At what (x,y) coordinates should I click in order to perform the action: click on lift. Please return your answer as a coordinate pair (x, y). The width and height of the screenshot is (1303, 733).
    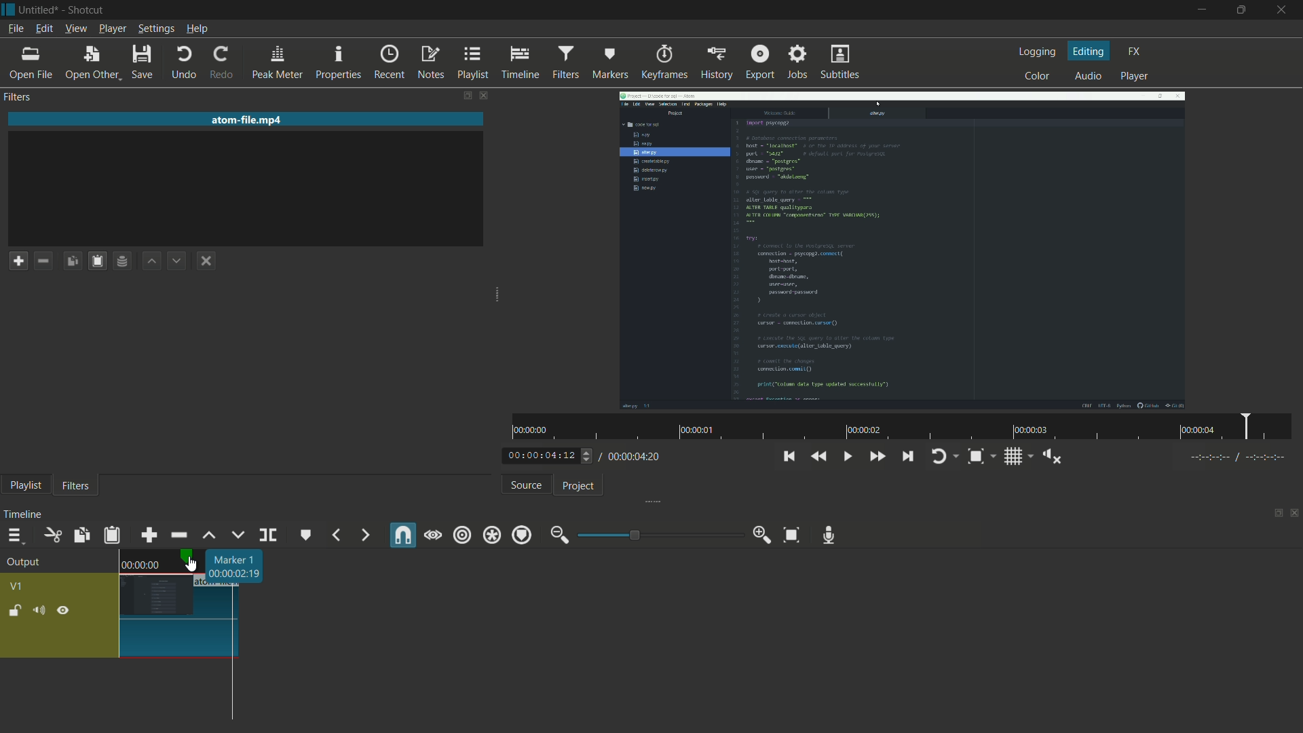
    Looking at the image, I should click on (209, 536).